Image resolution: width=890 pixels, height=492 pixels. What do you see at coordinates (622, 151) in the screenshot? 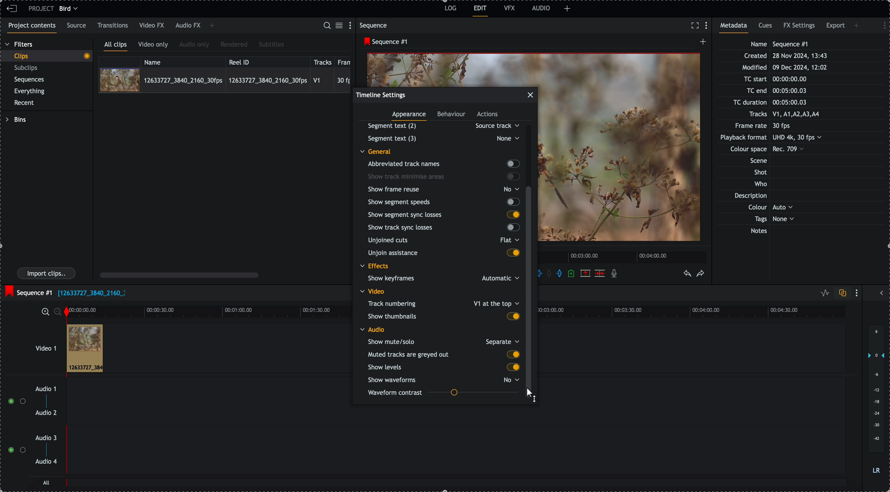
I see `picture` at bounding box center [622, 151].